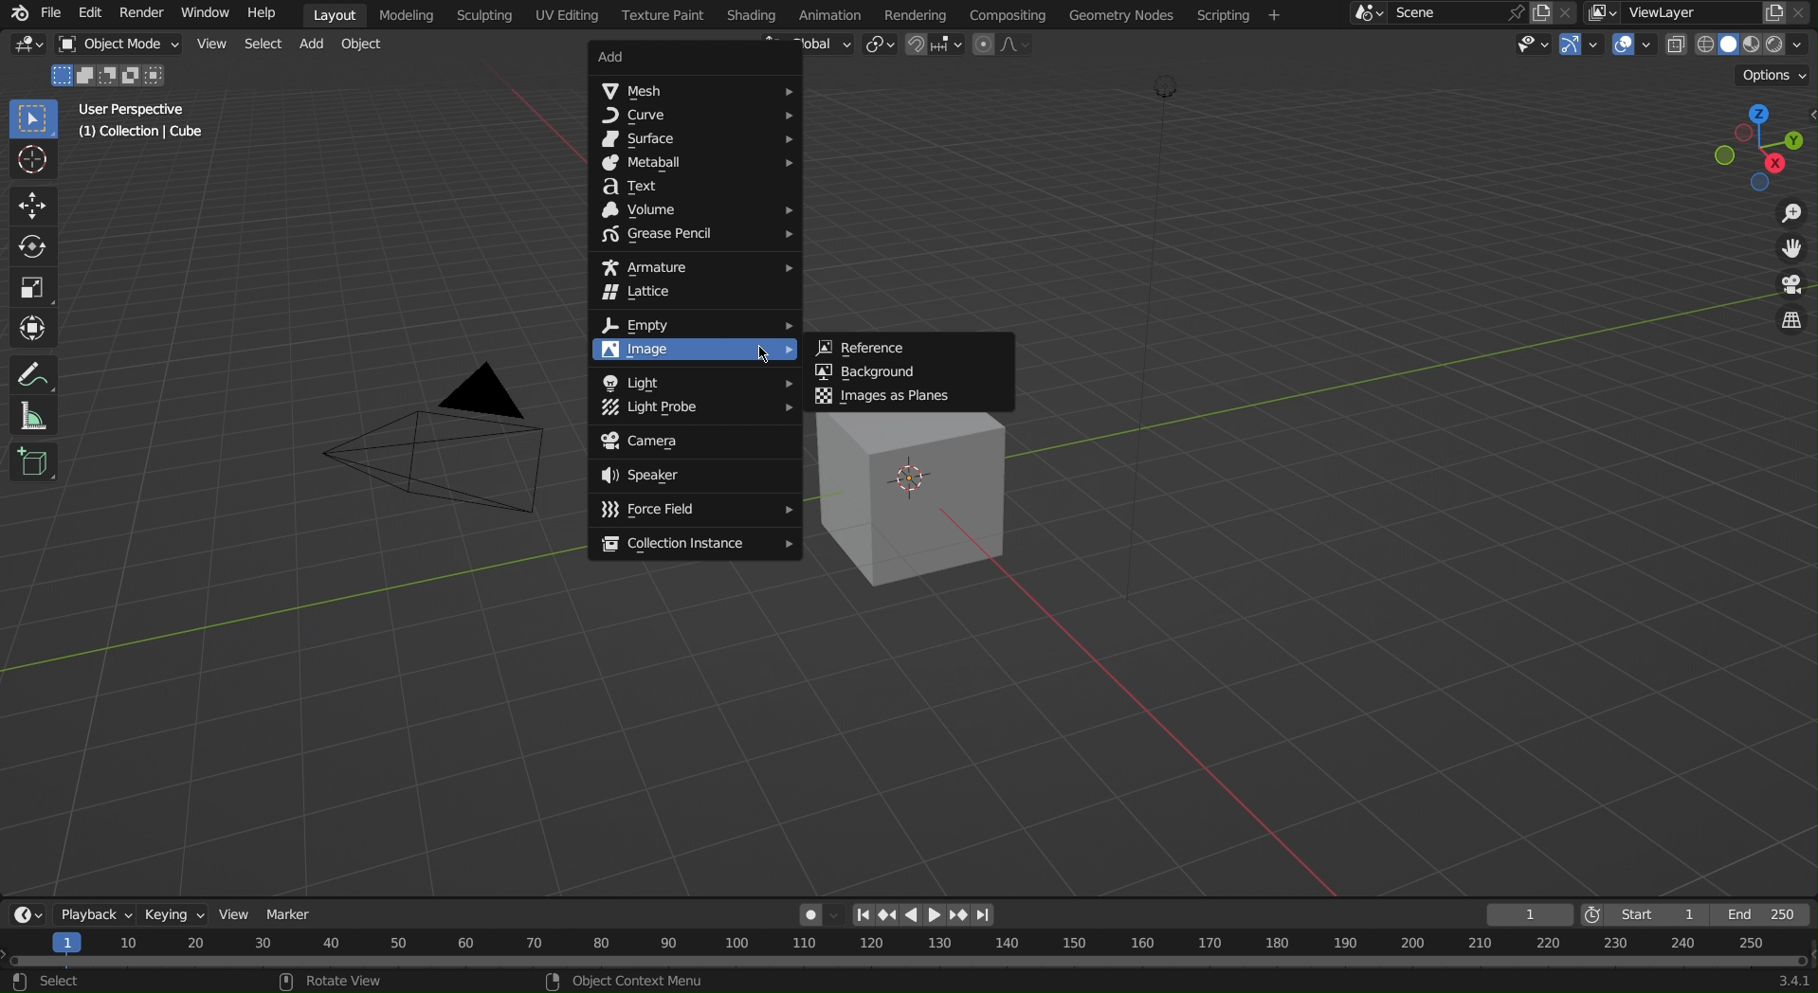  Describe the element at coordinates (30, 119) in the screenshot. I see `Select Box` at that location.